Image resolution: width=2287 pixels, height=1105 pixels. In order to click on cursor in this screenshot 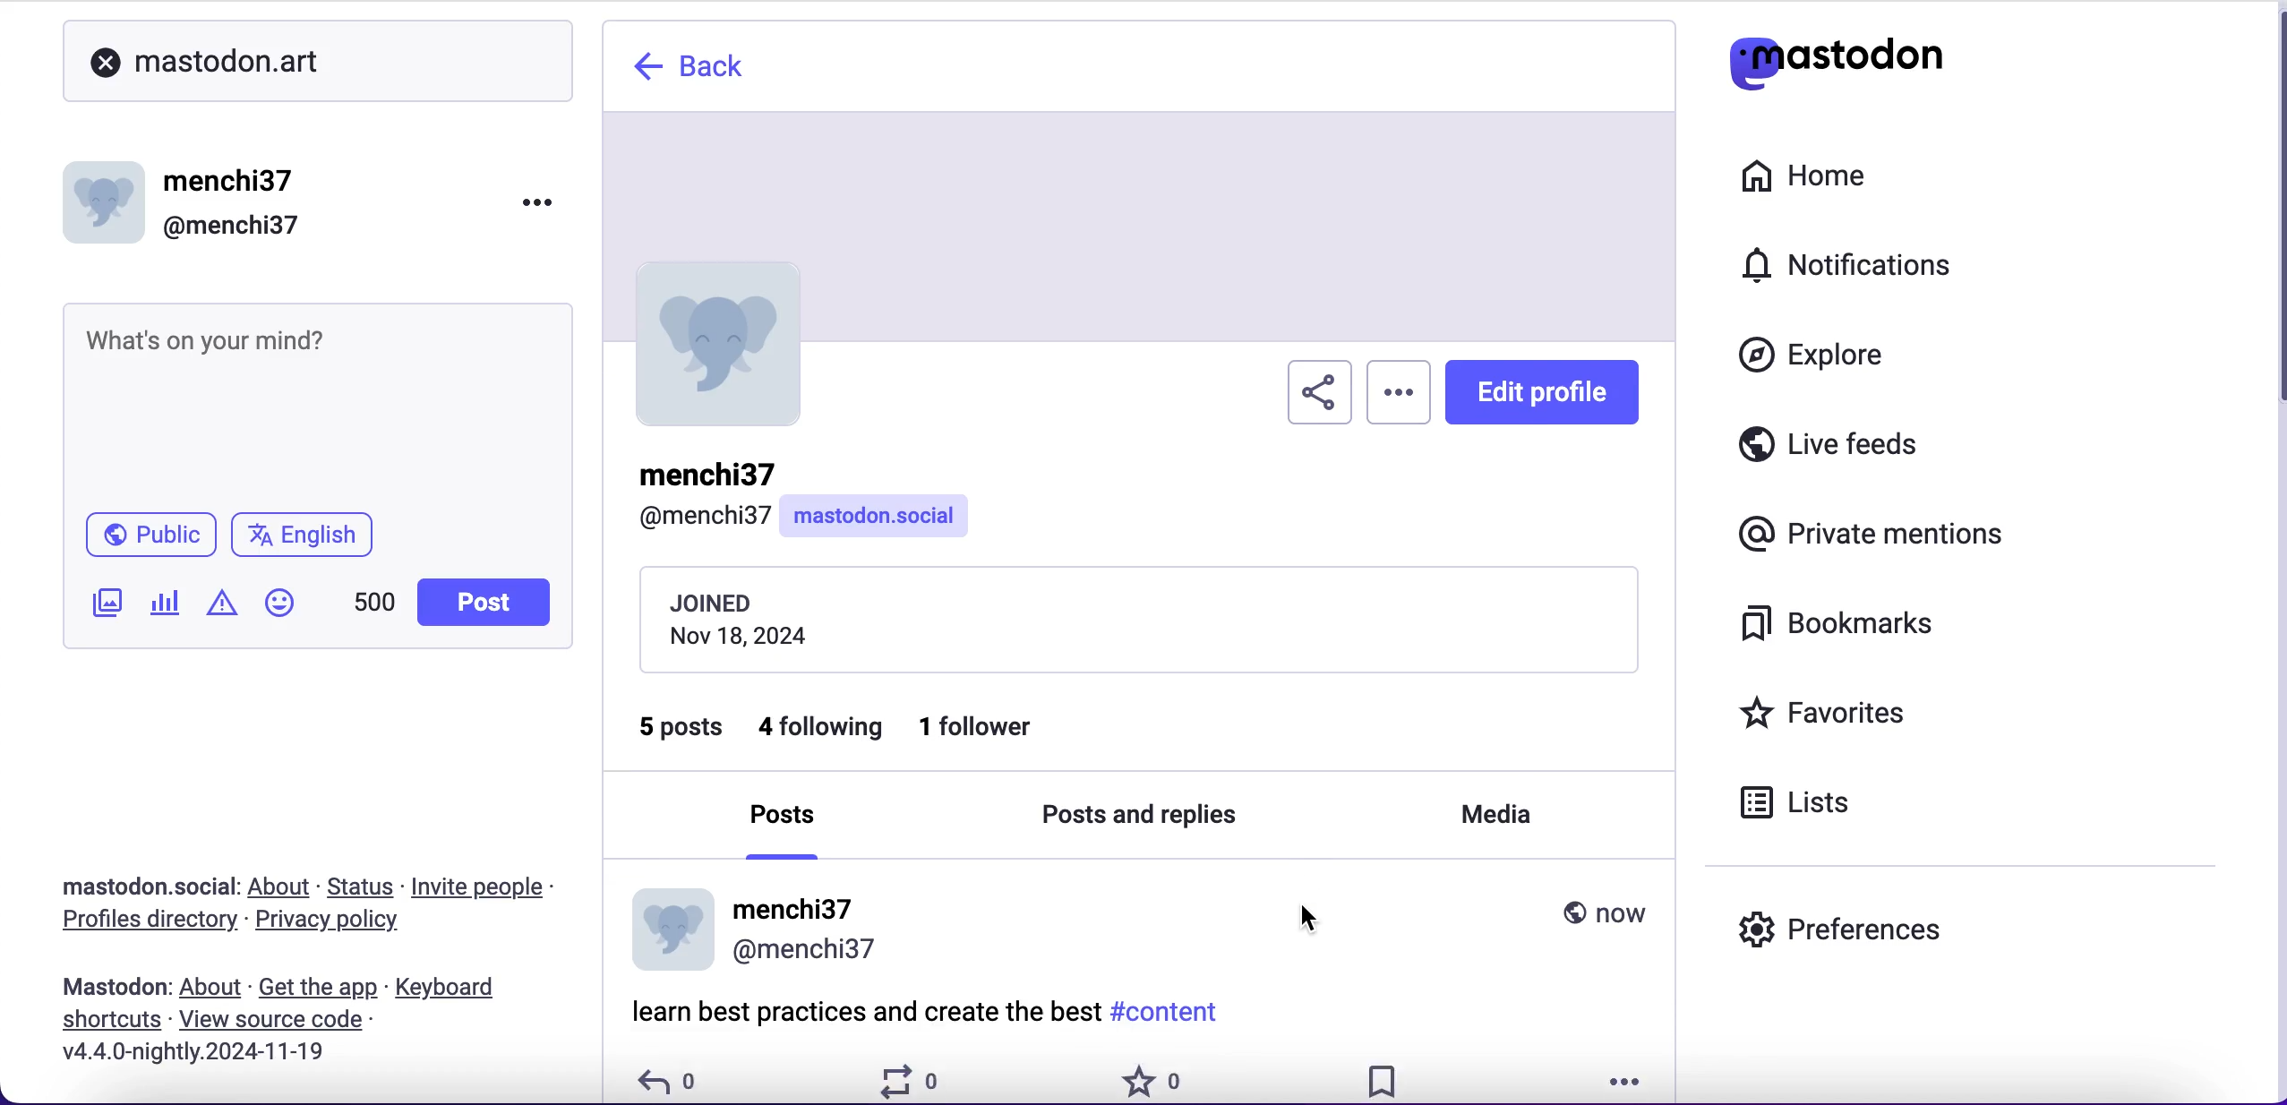, I will do `click(1308, 915)`.